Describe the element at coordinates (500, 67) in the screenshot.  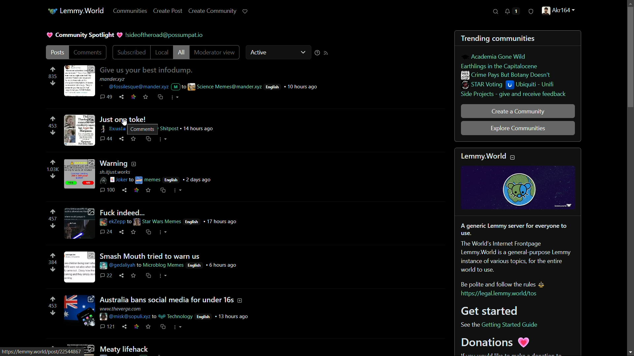
I see `Earthlings in the capitalocene` at that location.